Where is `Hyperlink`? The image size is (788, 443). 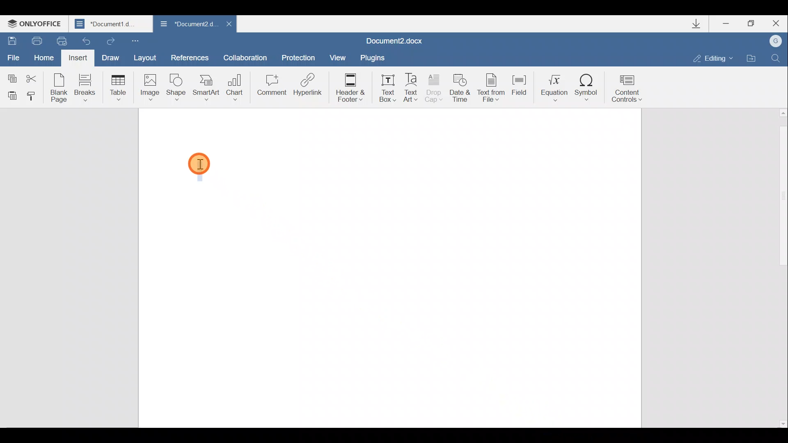 Hyperlink is located at coordinates (308, 84).